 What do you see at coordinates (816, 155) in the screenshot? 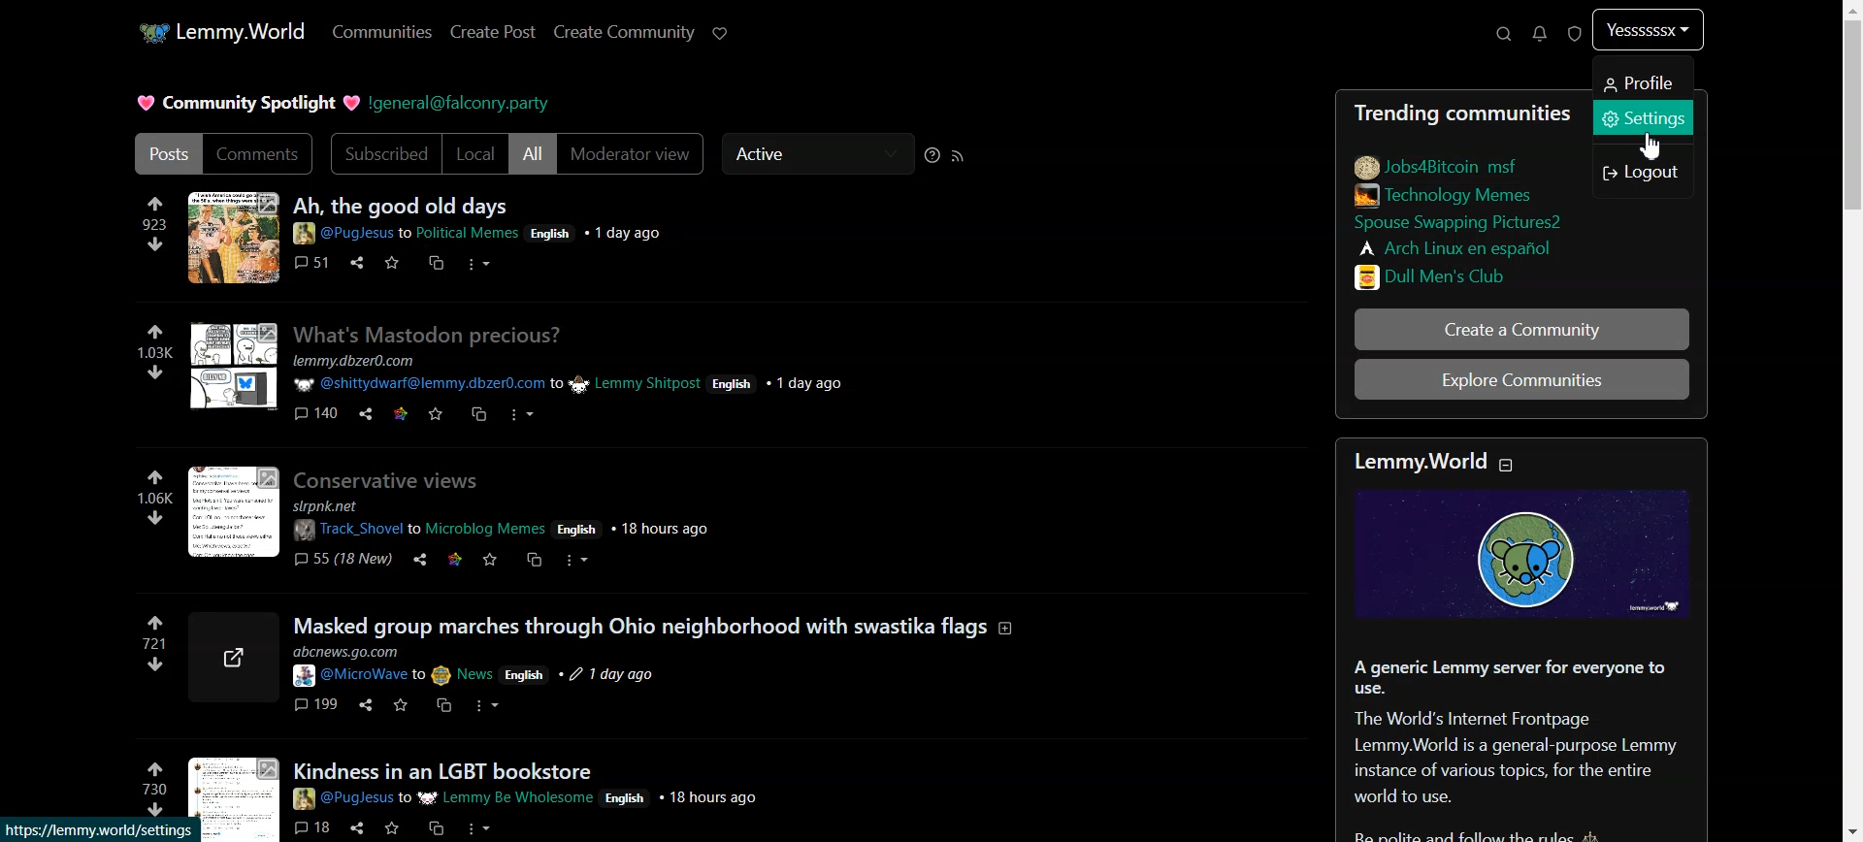
I see `Active` at bounding box center [816, 155].